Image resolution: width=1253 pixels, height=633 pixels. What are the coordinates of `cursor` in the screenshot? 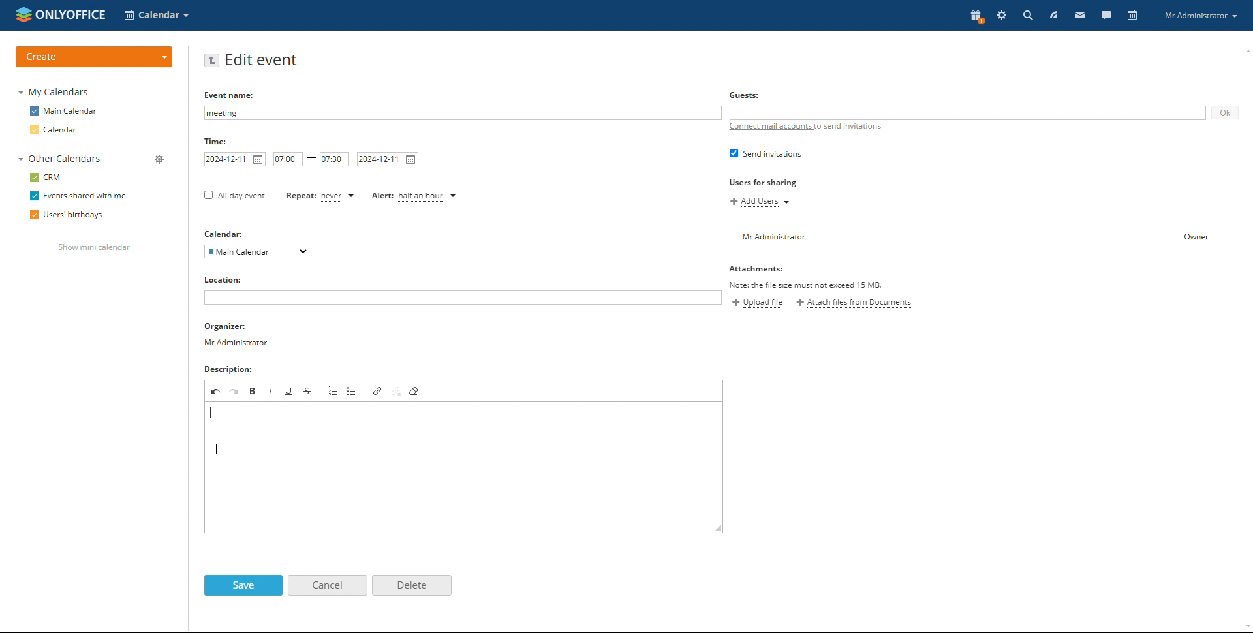 It's located at (221, 448).